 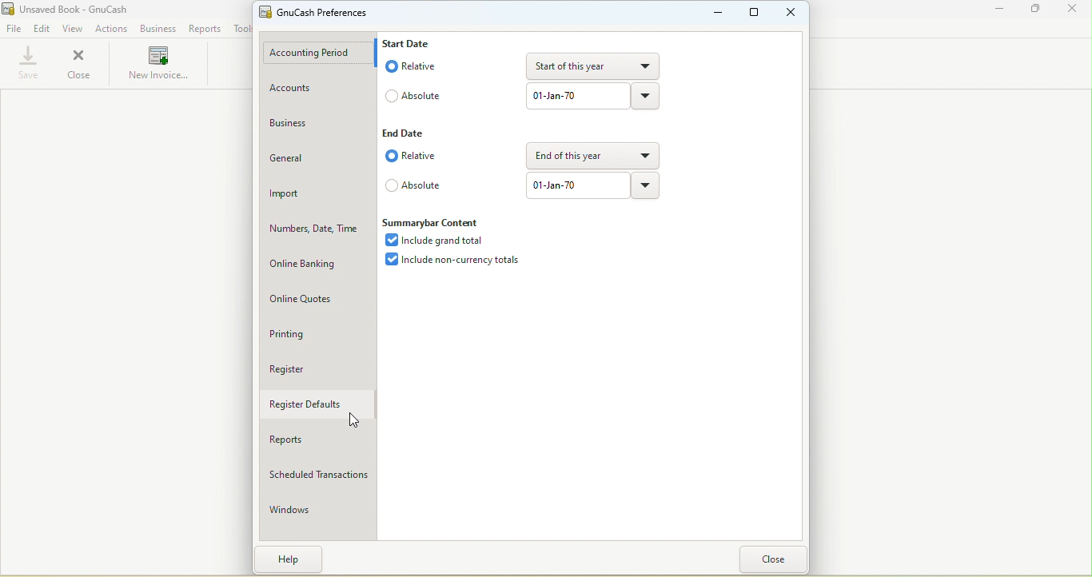 What do you see at coordinates (768, 559) in the screenshot?
I see `Close` at bounding box center [768, 559].